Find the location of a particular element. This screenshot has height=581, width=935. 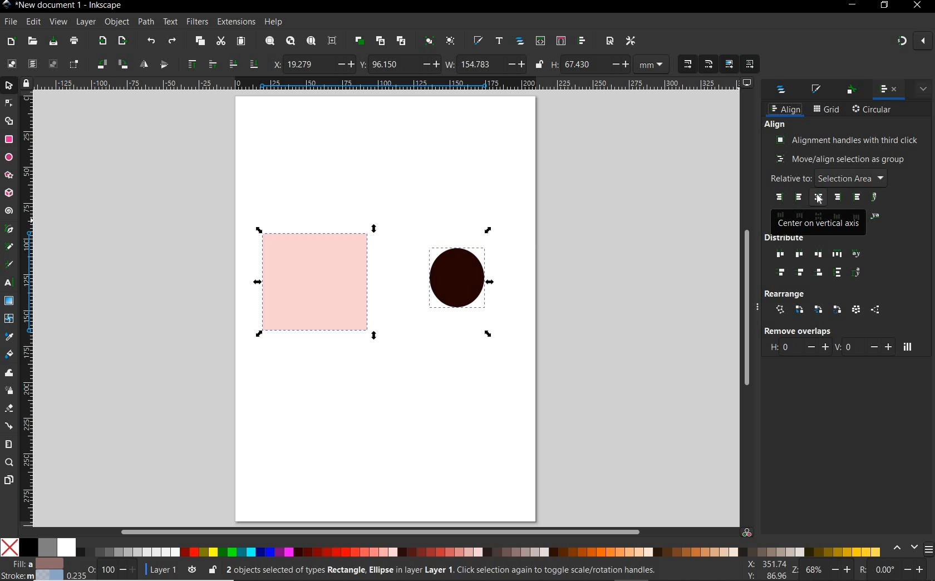

object properties is located at coordinates (852, 90).